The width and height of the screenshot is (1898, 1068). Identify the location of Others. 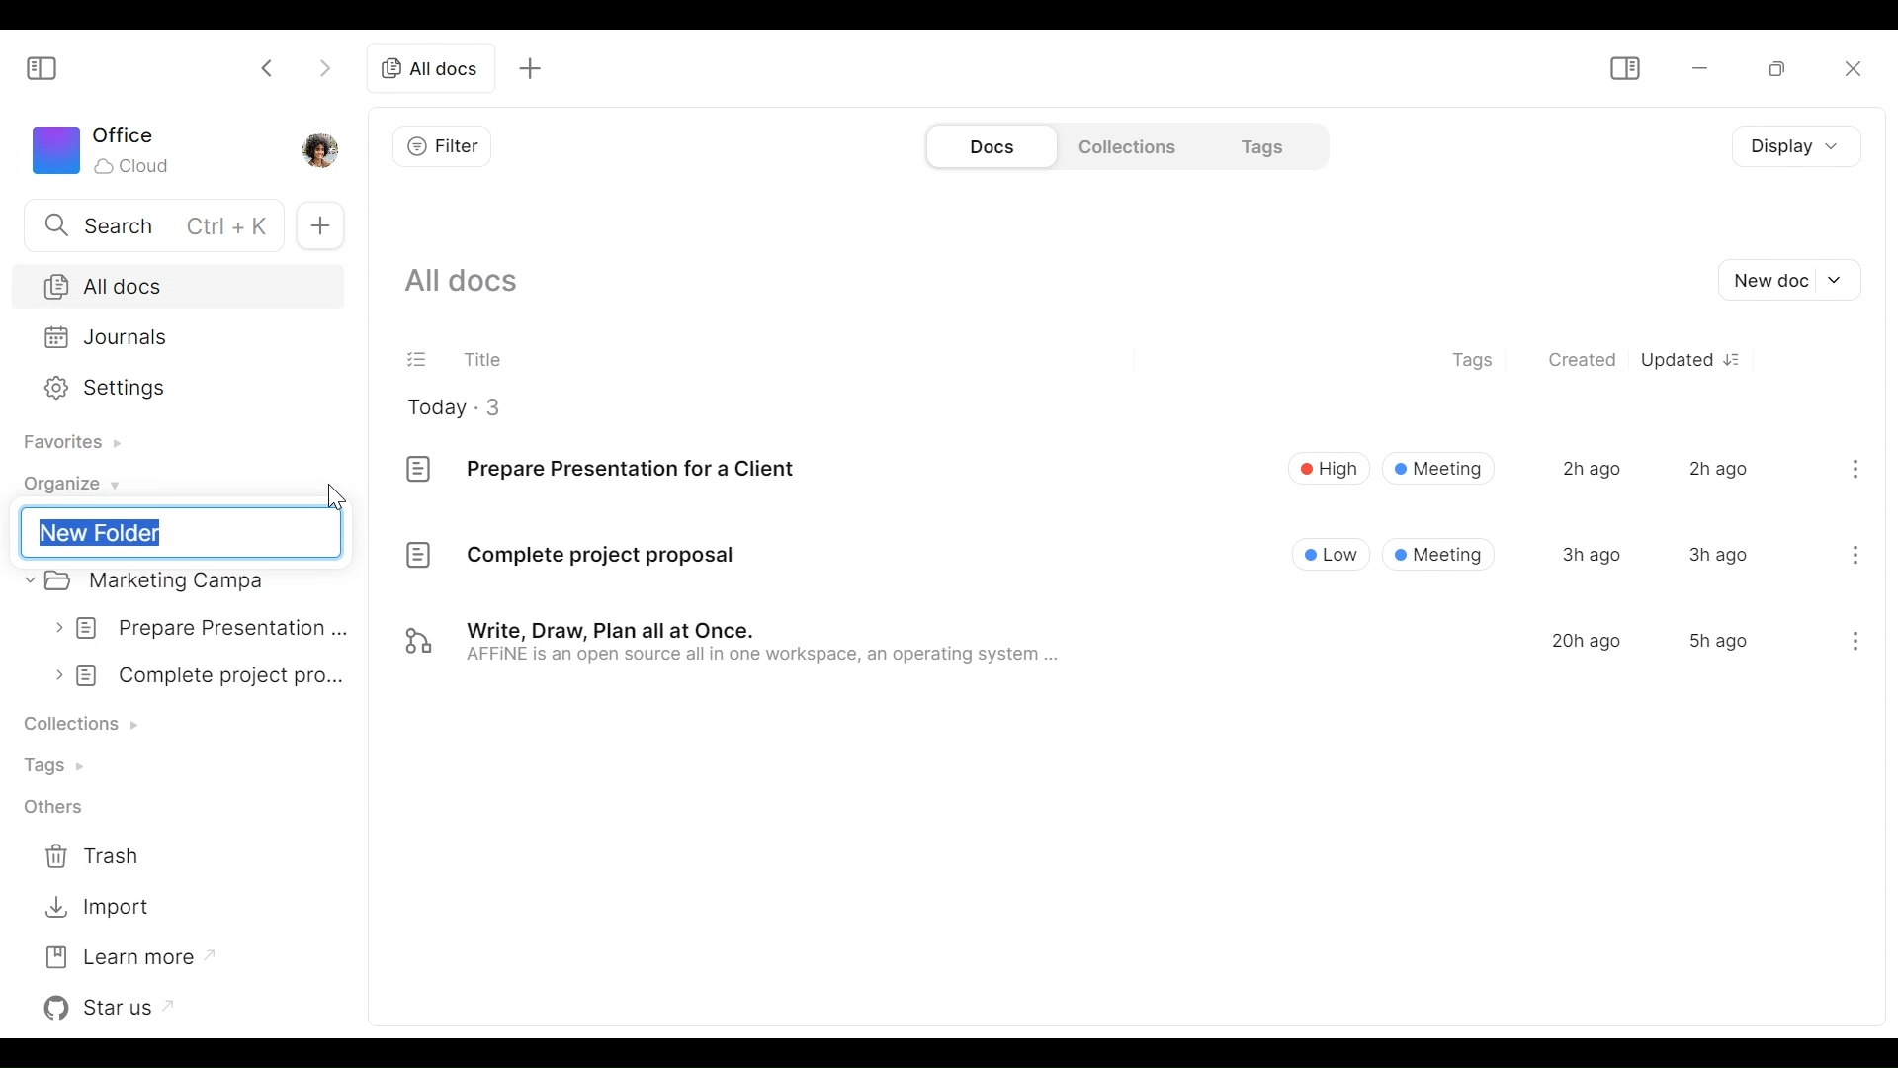
(60, 807).